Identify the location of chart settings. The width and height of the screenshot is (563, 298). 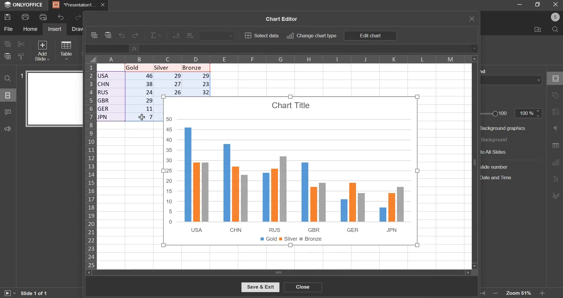
(555, 164).